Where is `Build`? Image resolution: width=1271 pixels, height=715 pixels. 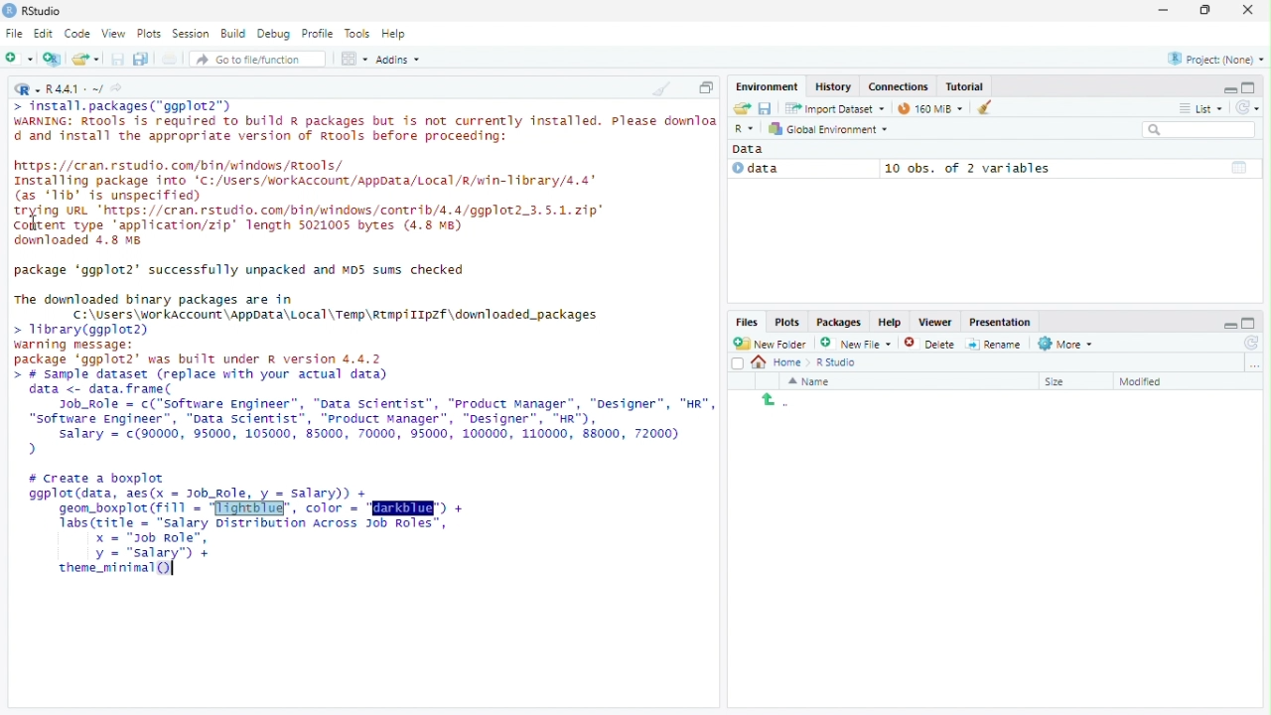
Build is located at coordinates (235, 34).